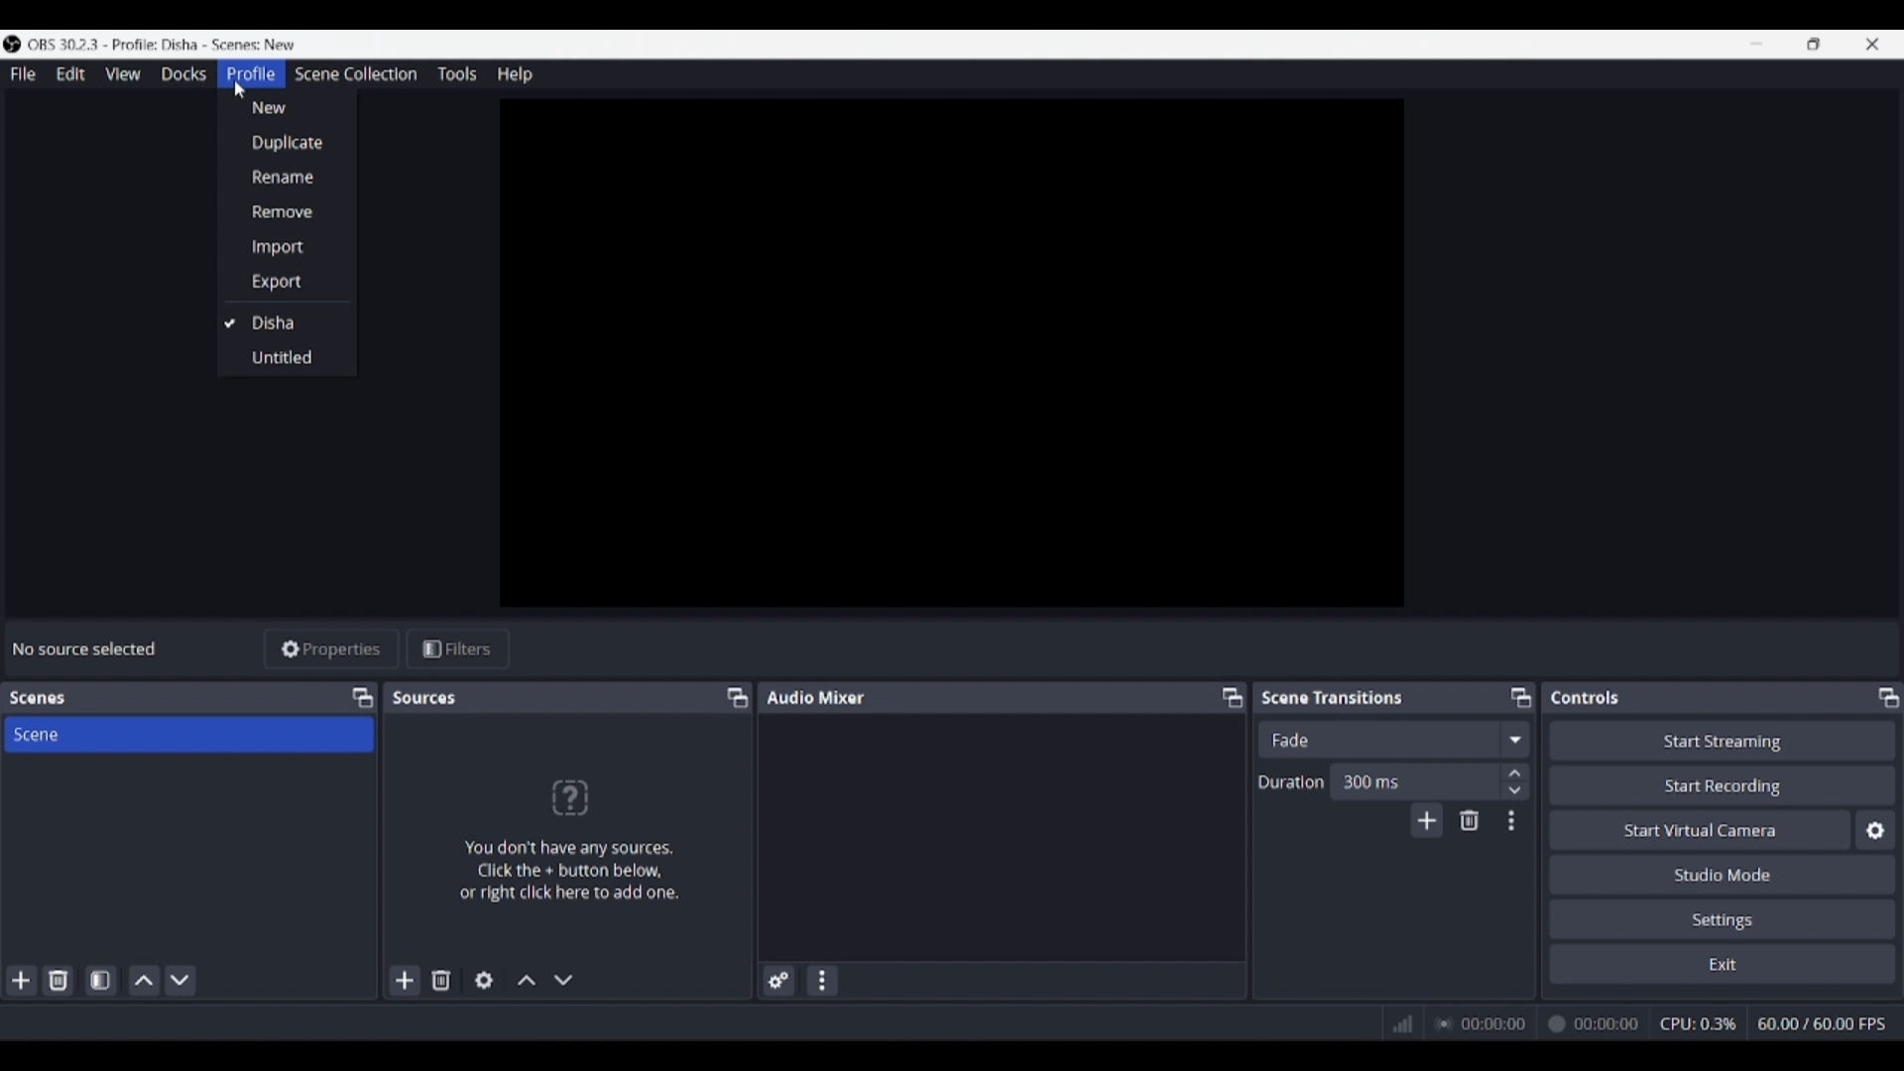 The image size is (1904, 1071). Describe the element at coordinates (1333, 696) in the screenshot. I see `Panel title` at that location.